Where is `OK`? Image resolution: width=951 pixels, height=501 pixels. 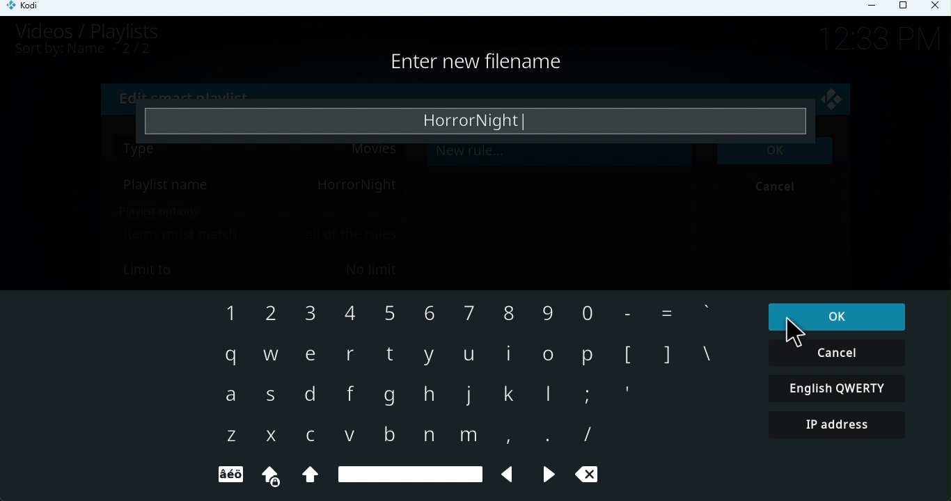 OK is located at coordinates (835, 316).